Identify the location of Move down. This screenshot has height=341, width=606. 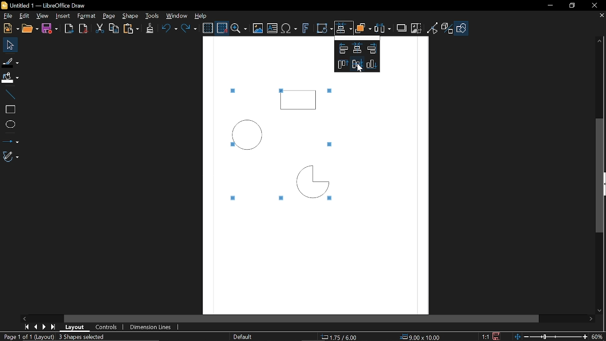
(601, 311).